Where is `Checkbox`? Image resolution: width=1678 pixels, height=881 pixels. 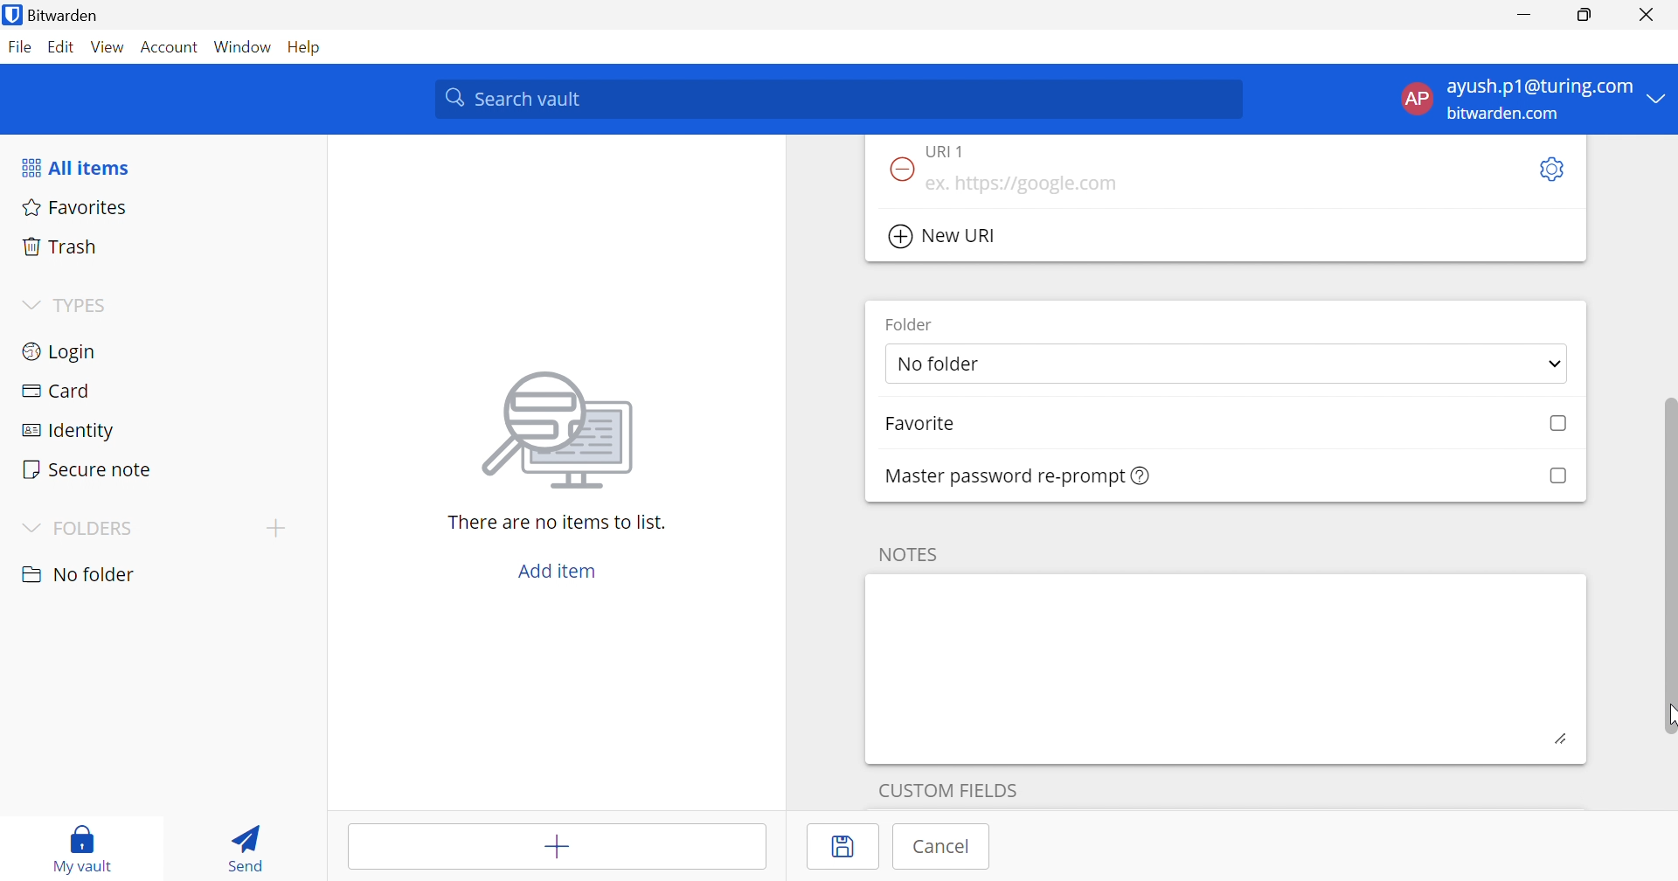 Checkbox is located at coordinates (1557, 476).